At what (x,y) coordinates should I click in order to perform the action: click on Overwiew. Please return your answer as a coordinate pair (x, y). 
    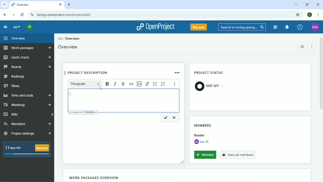
    Looking at the image, I should click on (70, 47).